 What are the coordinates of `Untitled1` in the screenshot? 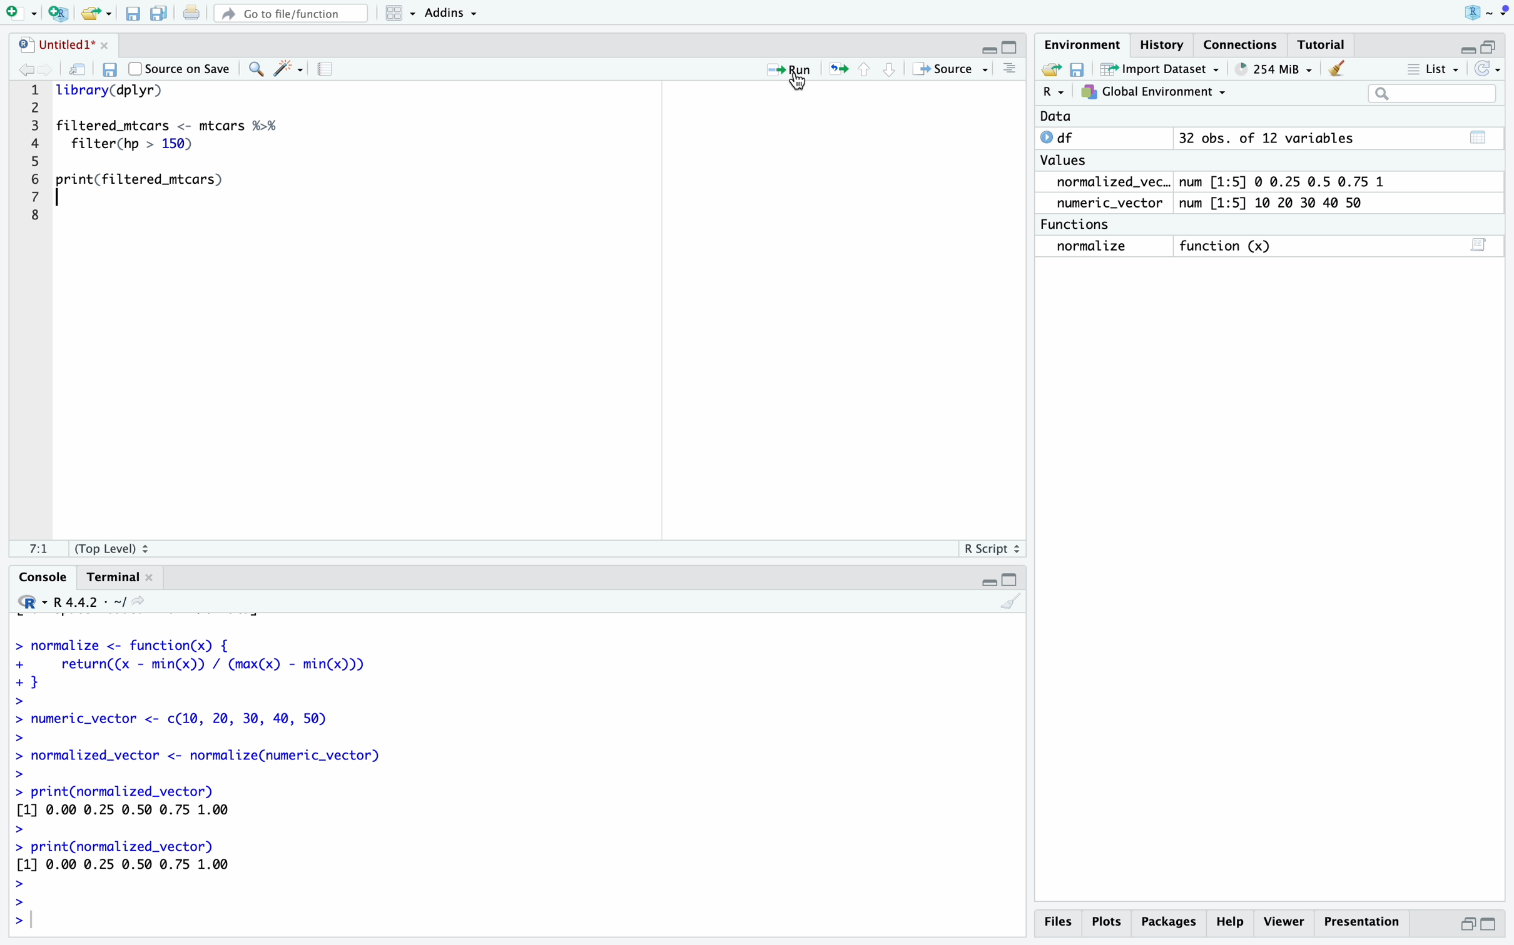 It's located at (54, 46).